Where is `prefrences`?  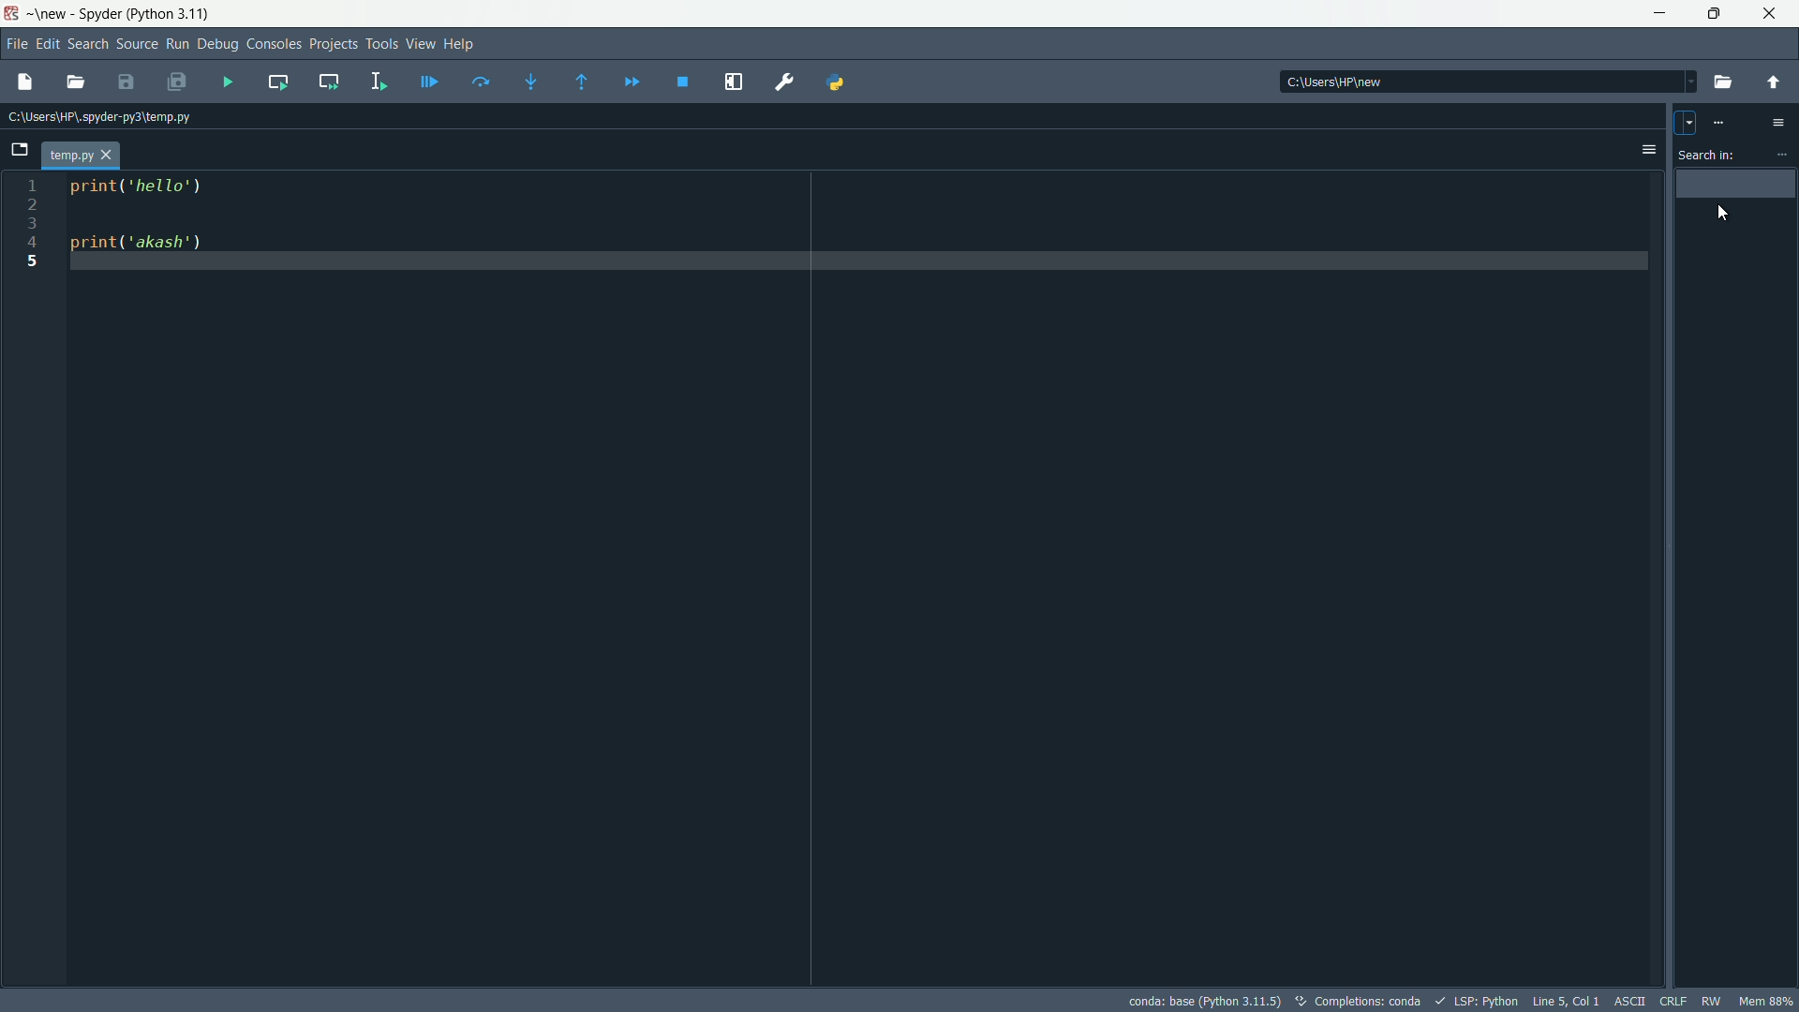 prefrences is located at coordinates (787, 82).